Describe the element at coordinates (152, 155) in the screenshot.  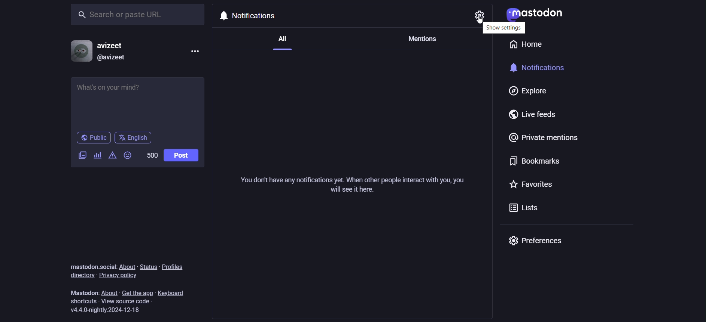
I see `word limit` at that location.